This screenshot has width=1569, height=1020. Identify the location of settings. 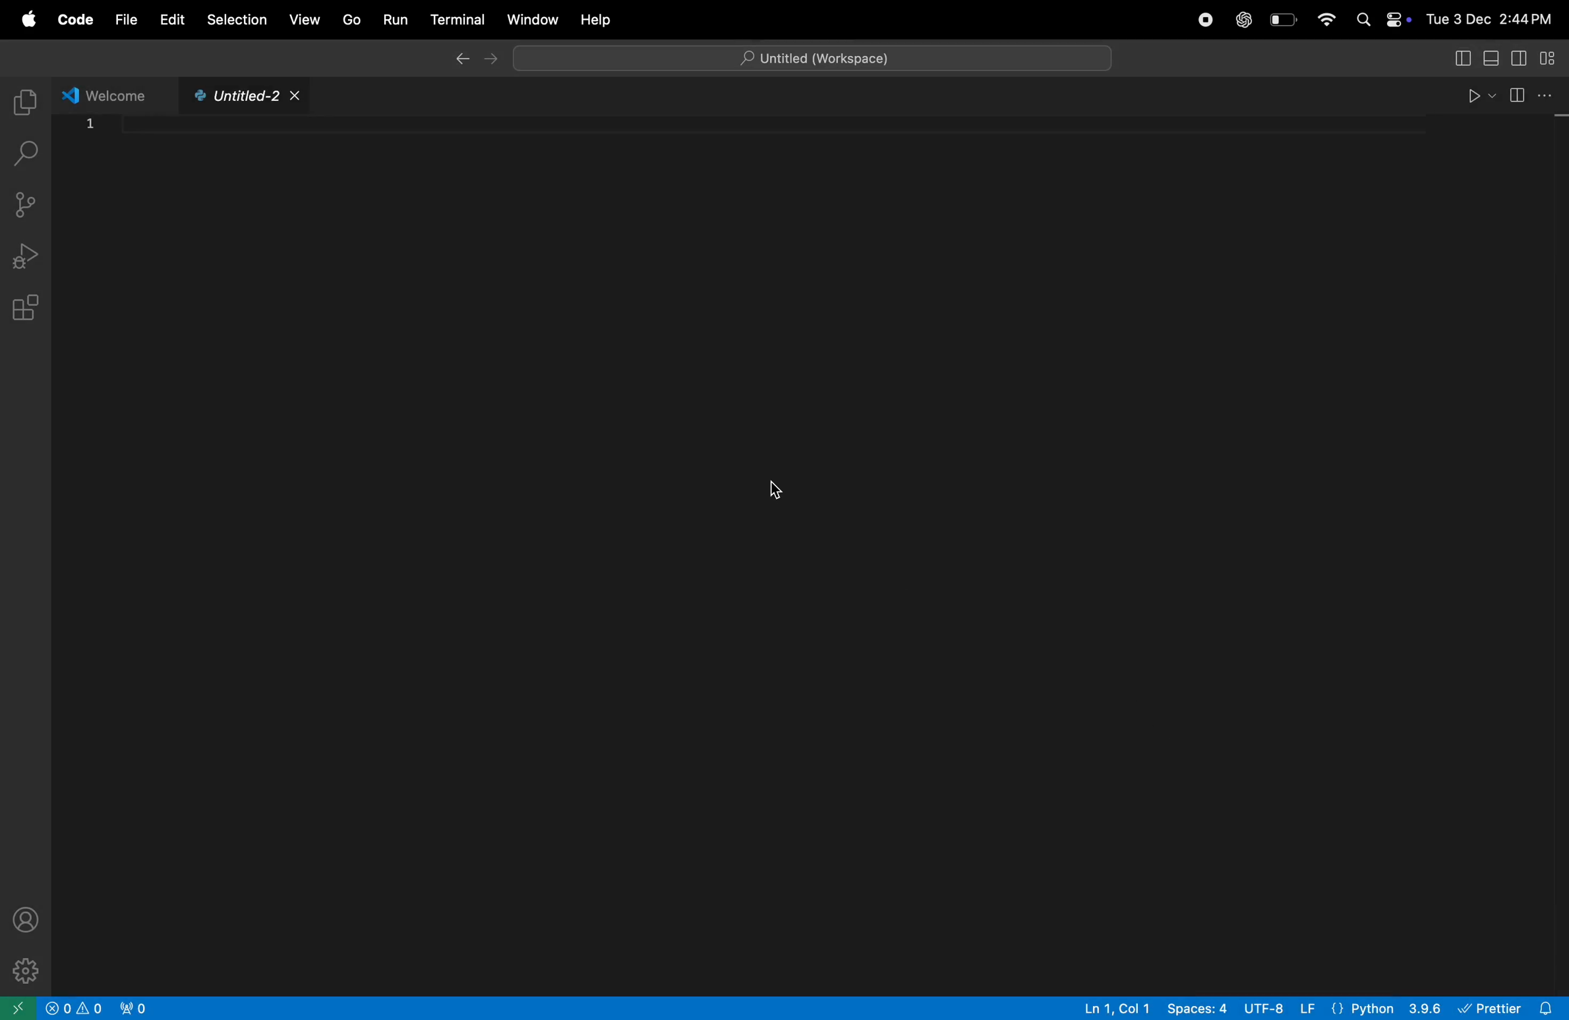
(24, 970).